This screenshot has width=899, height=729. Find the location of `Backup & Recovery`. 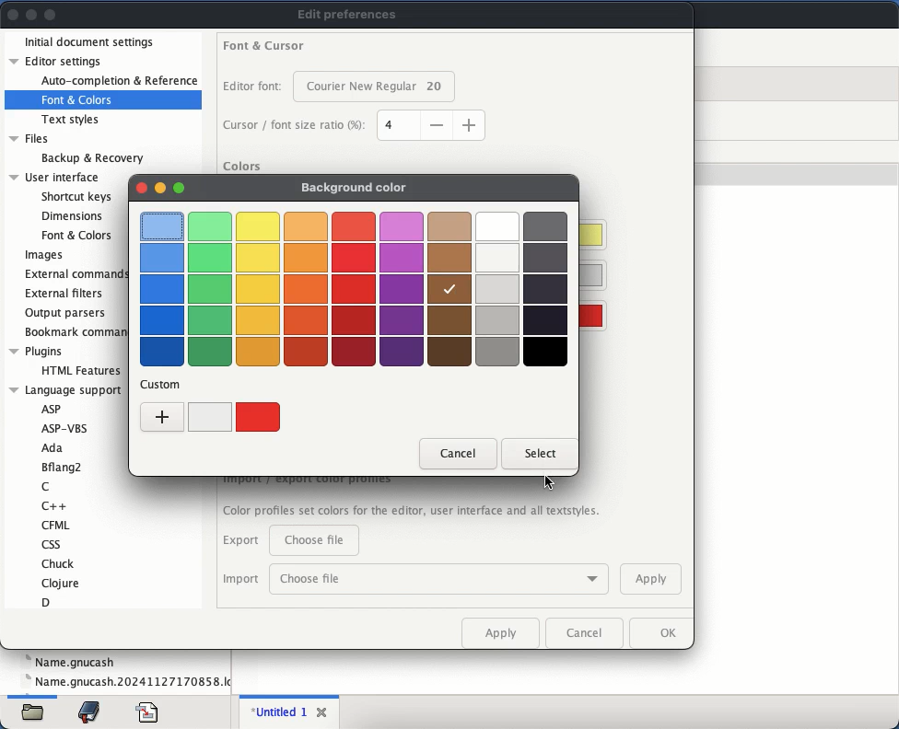

Backup & Recovery is located at coordinates (92, 157).